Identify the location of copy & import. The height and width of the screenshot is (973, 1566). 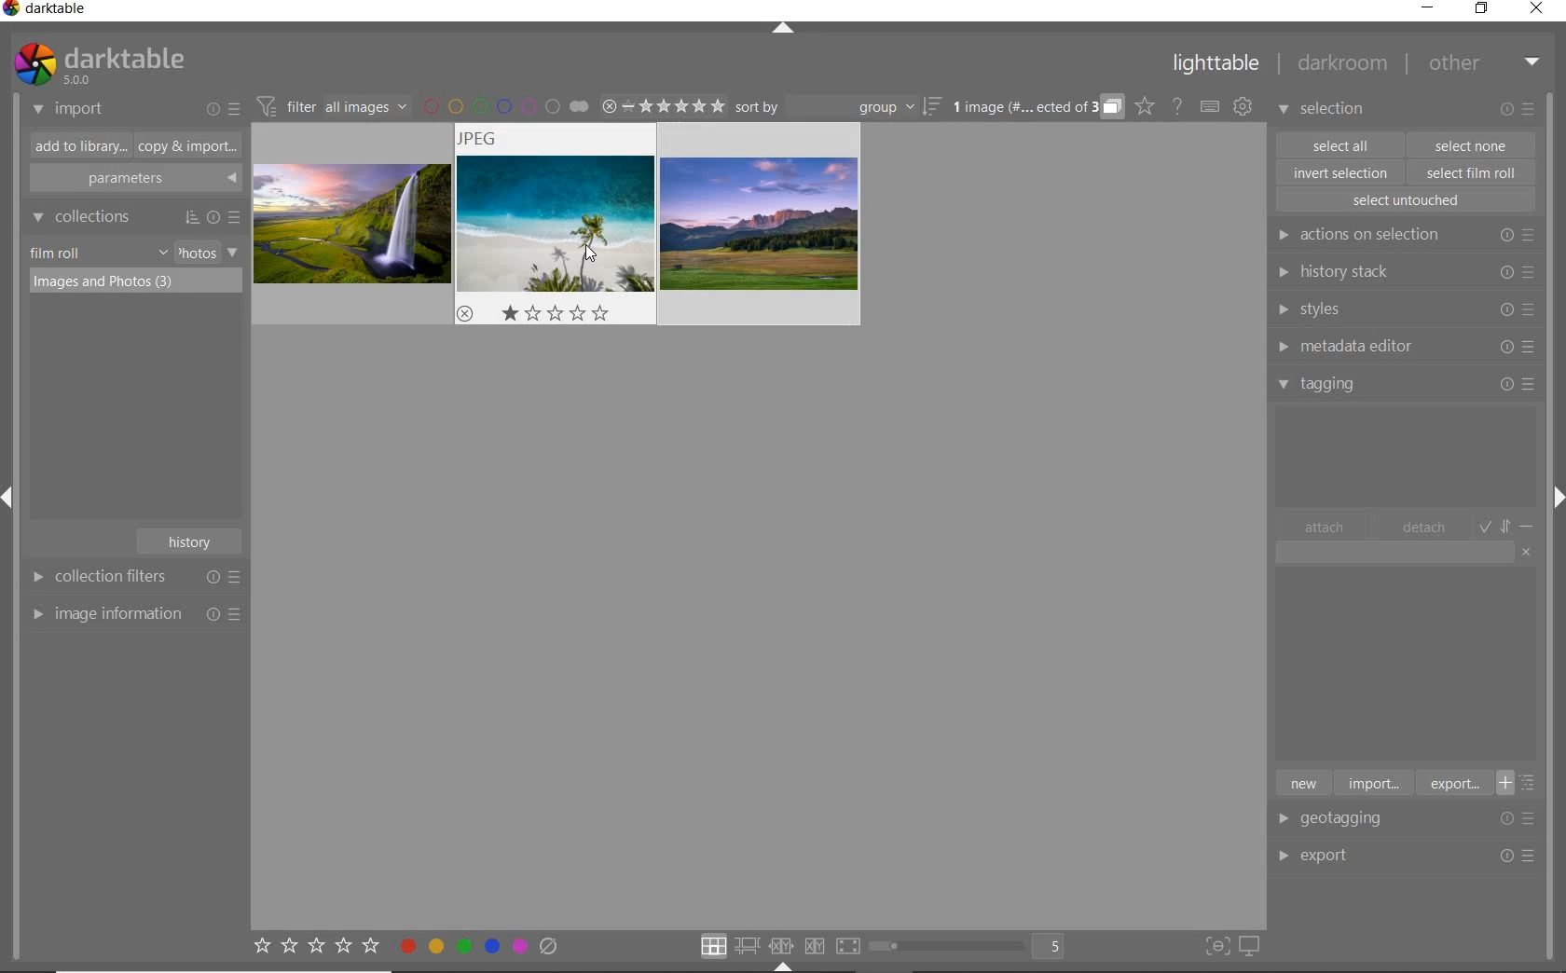
(184, 147).